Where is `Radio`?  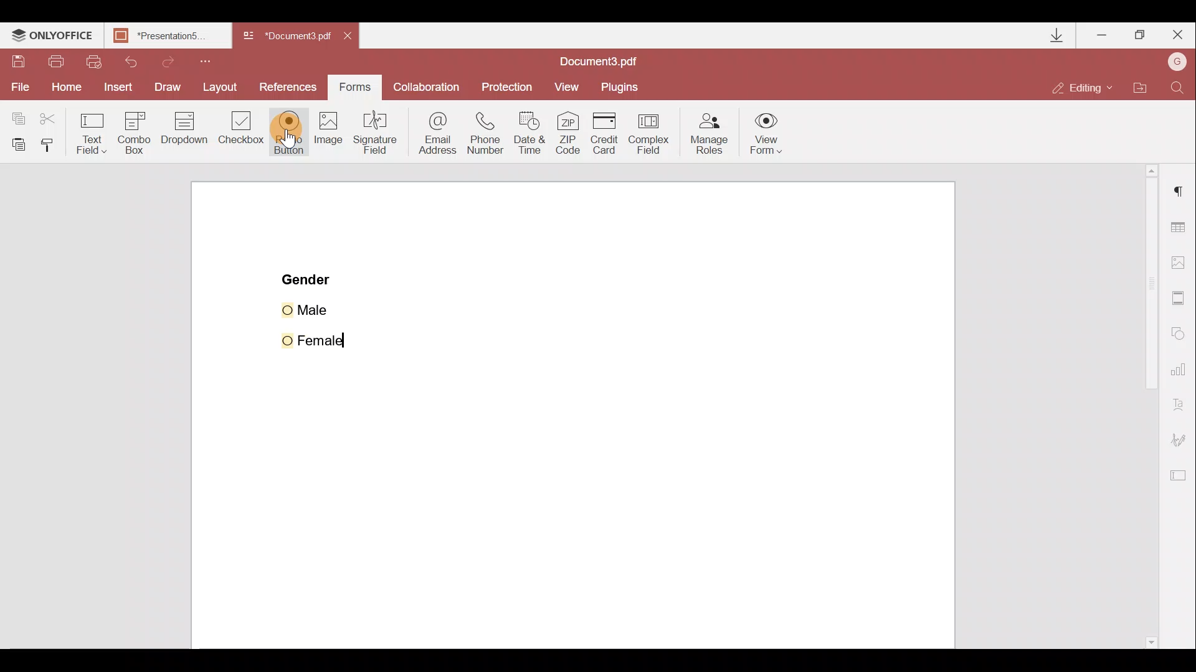 Radio is located at coordinates (289, 133).